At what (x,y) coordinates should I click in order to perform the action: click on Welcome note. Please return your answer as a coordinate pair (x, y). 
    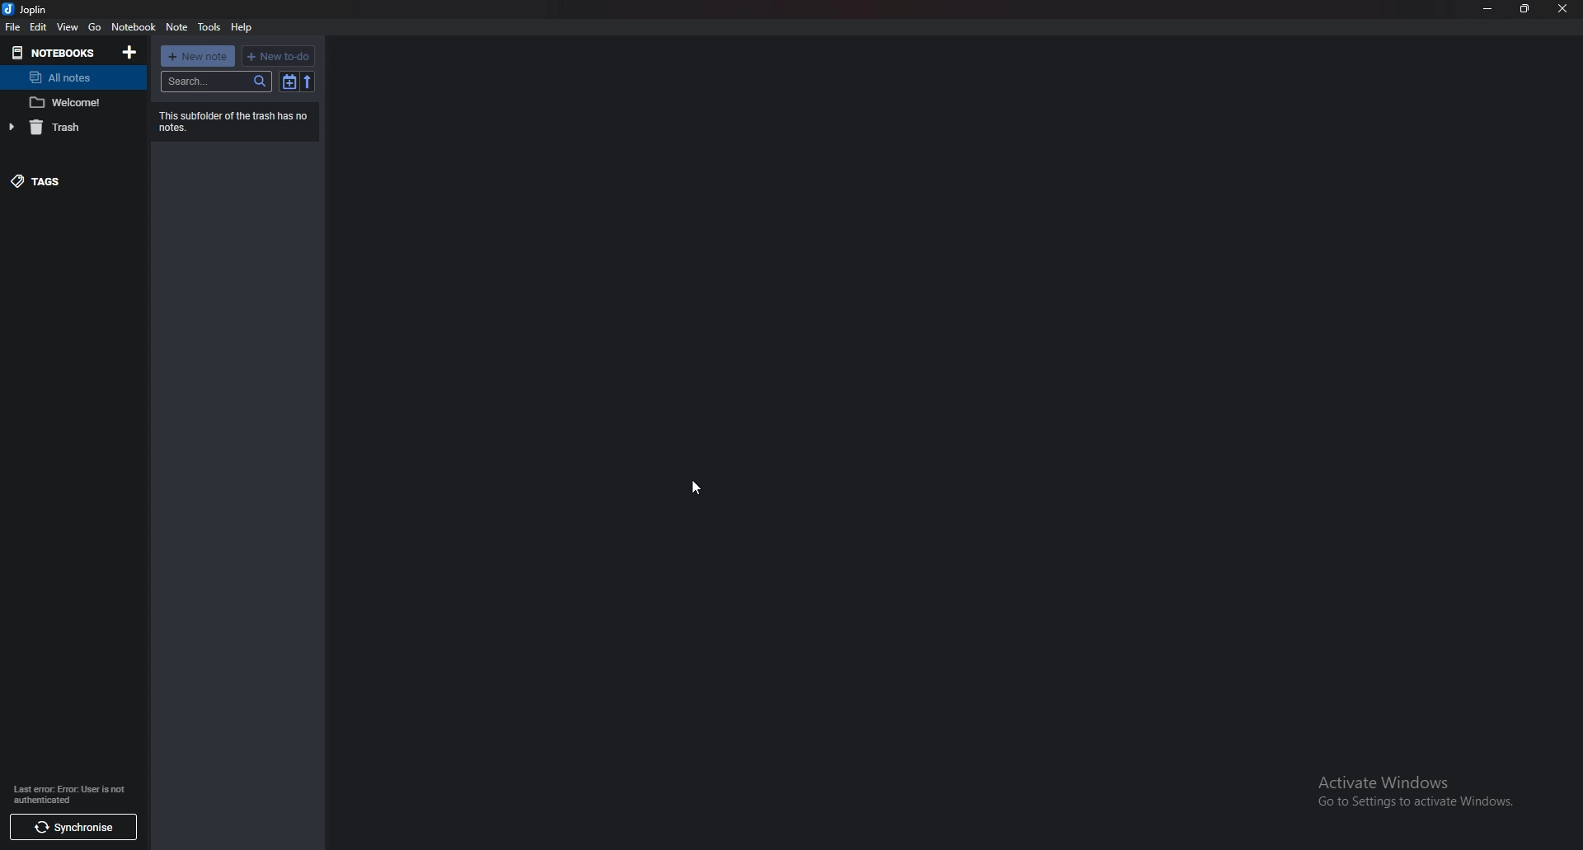
    Looking at the image, I should click on (70, 101).